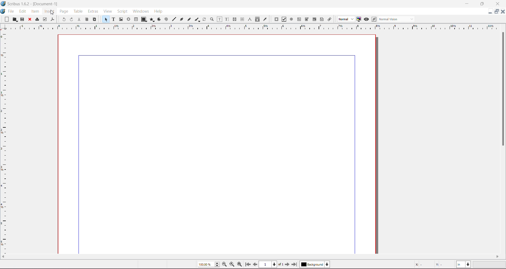 Image resolution: width=506 pixels, height=269 pixels. What do you see at coordinates (422, 264) in the screenshot?
I see `` at bounding box center [422, 264].